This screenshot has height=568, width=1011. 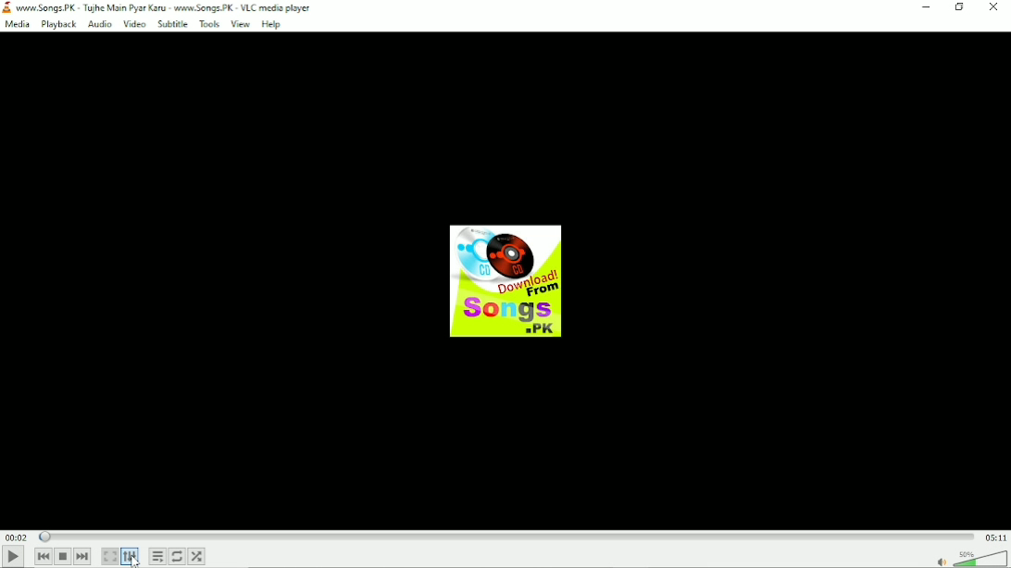 I want to click on Cursor, so click(x=136, y=562).